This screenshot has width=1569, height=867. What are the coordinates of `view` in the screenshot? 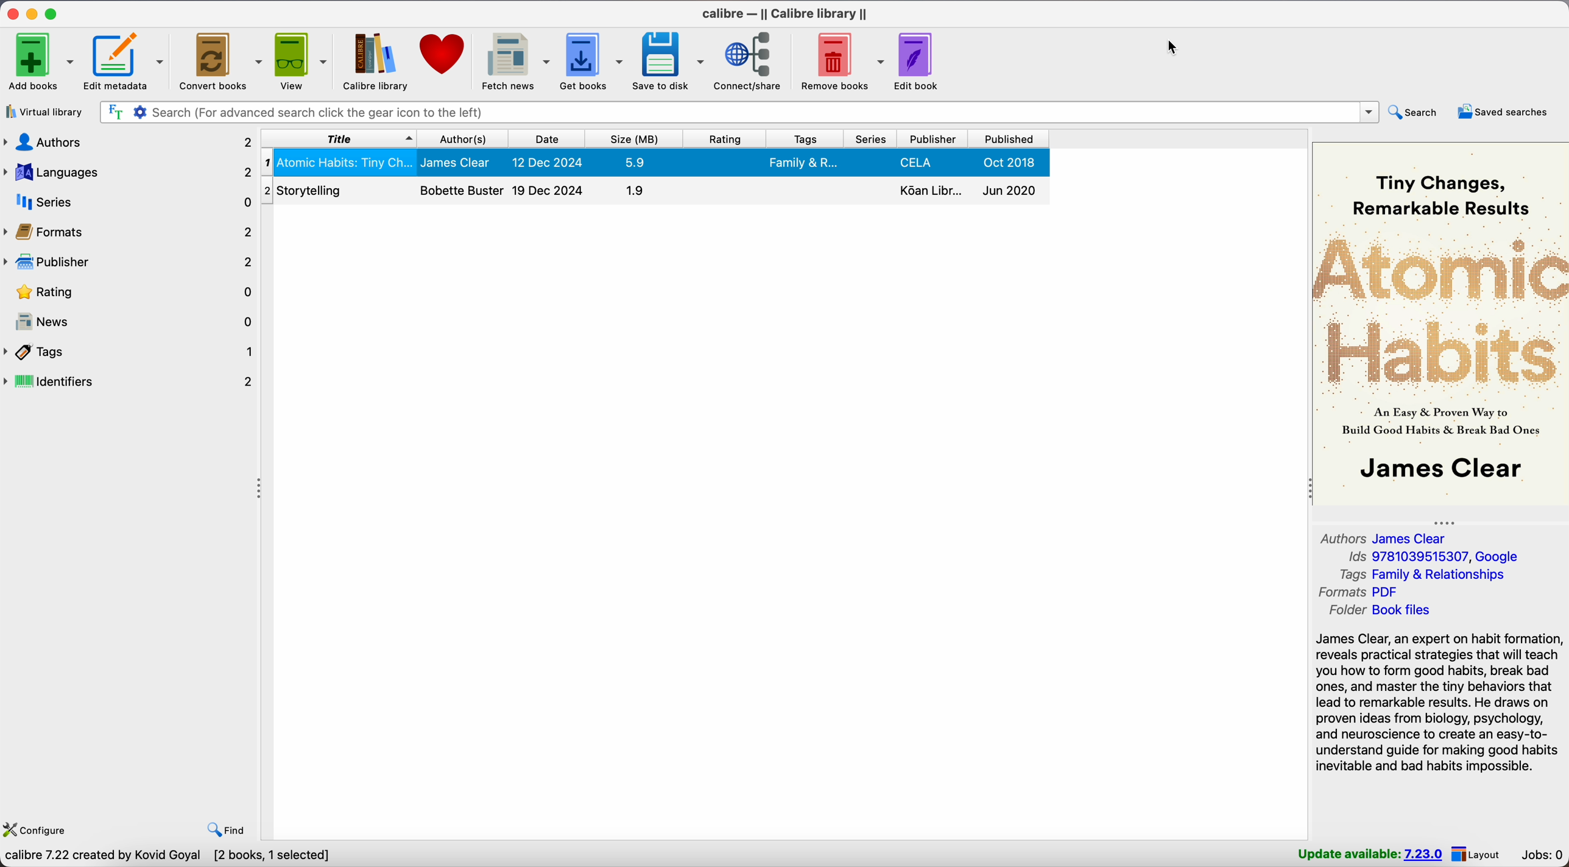 It's located at (300, 61).